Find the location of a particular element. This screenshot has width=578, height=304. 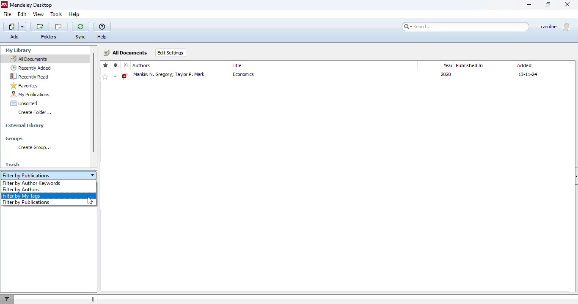

minimize is located at coordinates (530, 5).